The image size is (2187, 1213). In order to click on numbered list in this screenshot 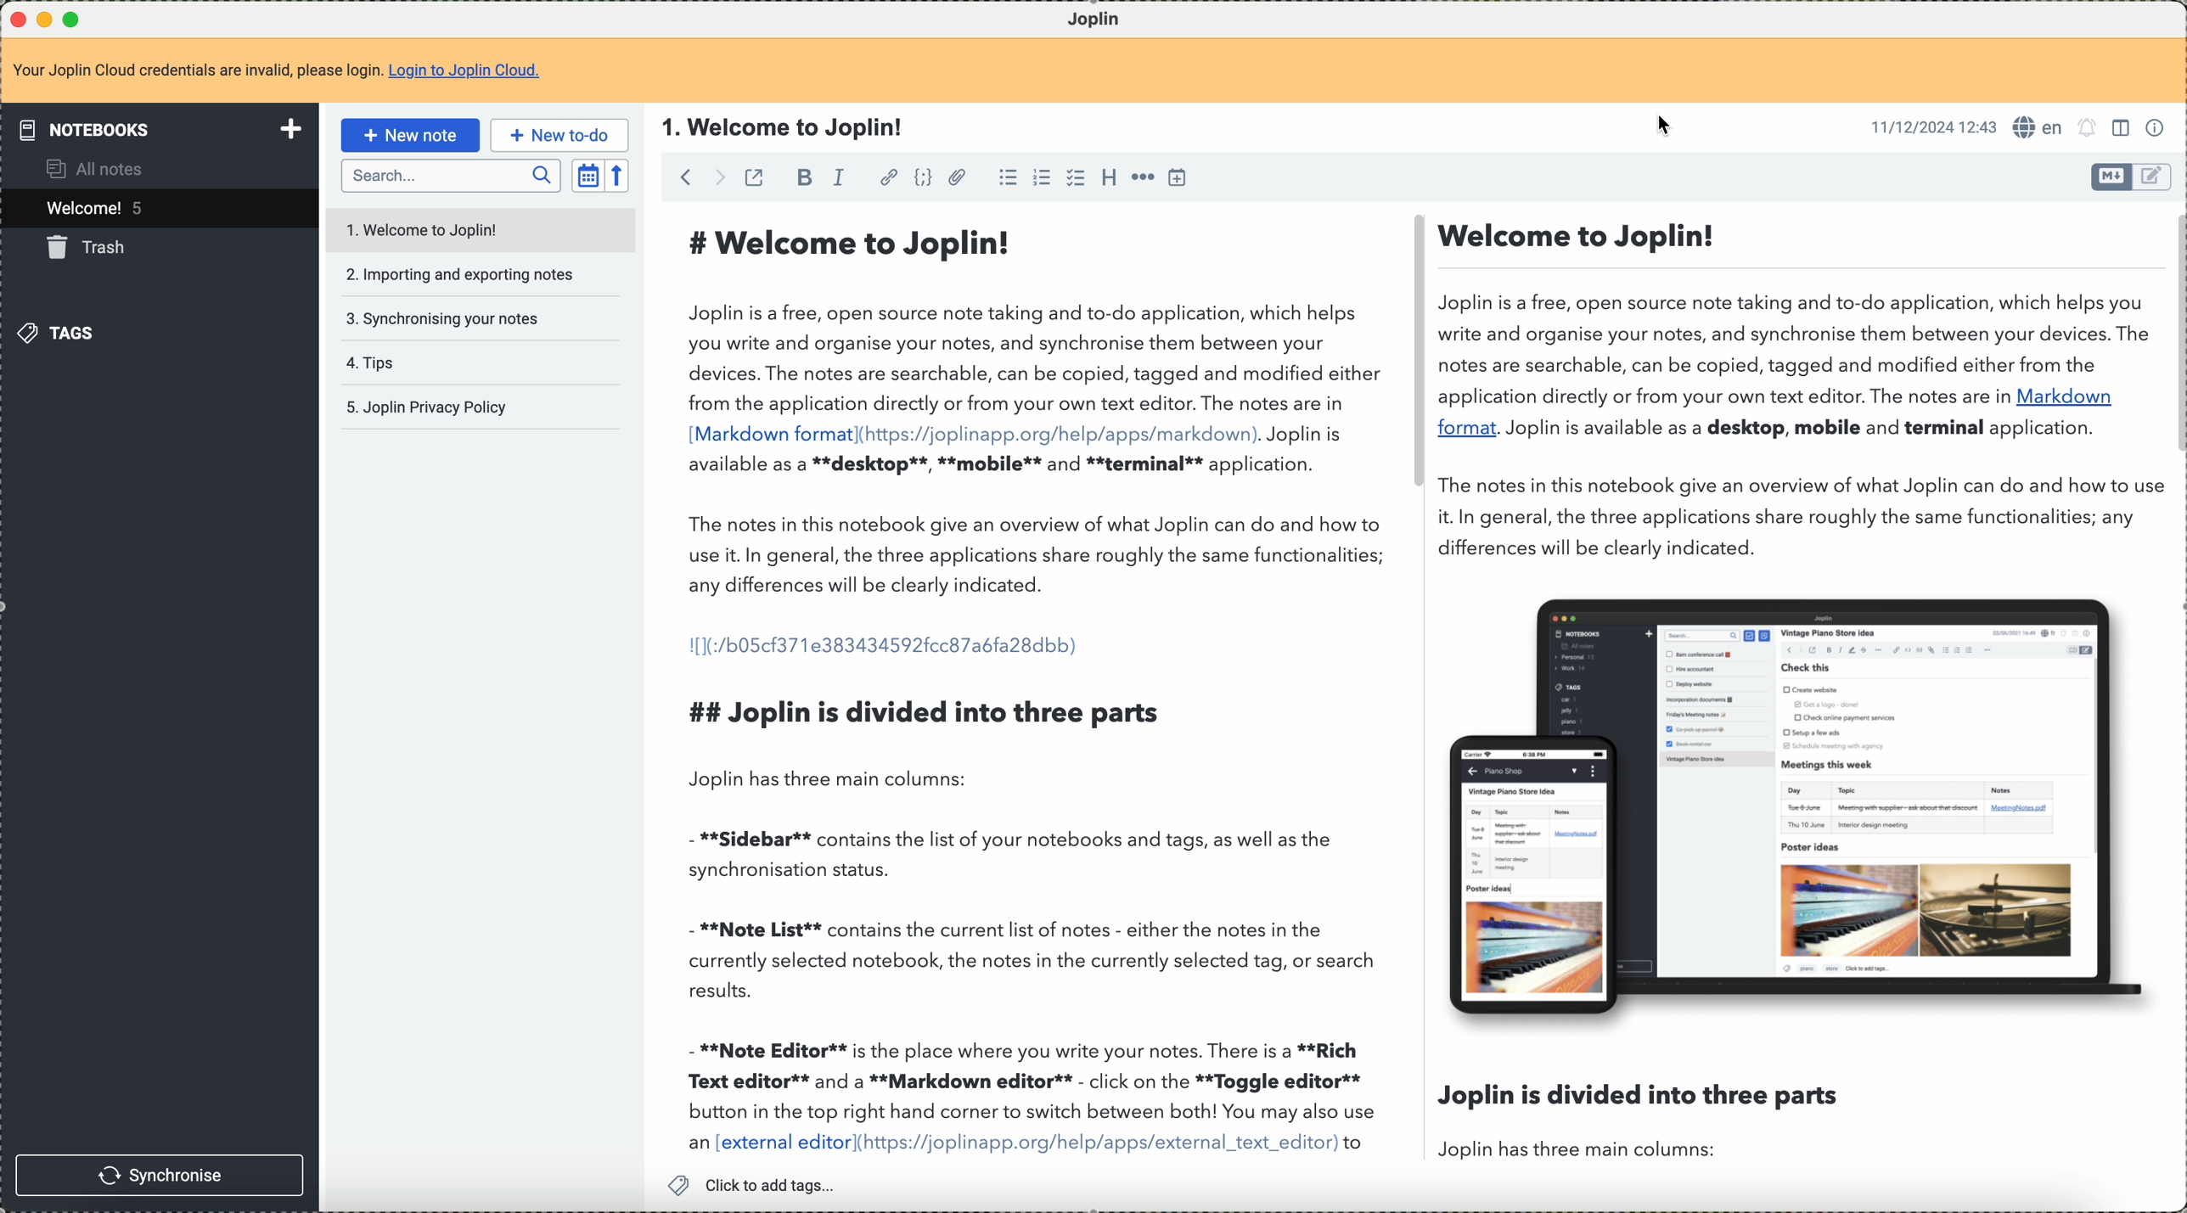, I will do `click(1042, 178)`.